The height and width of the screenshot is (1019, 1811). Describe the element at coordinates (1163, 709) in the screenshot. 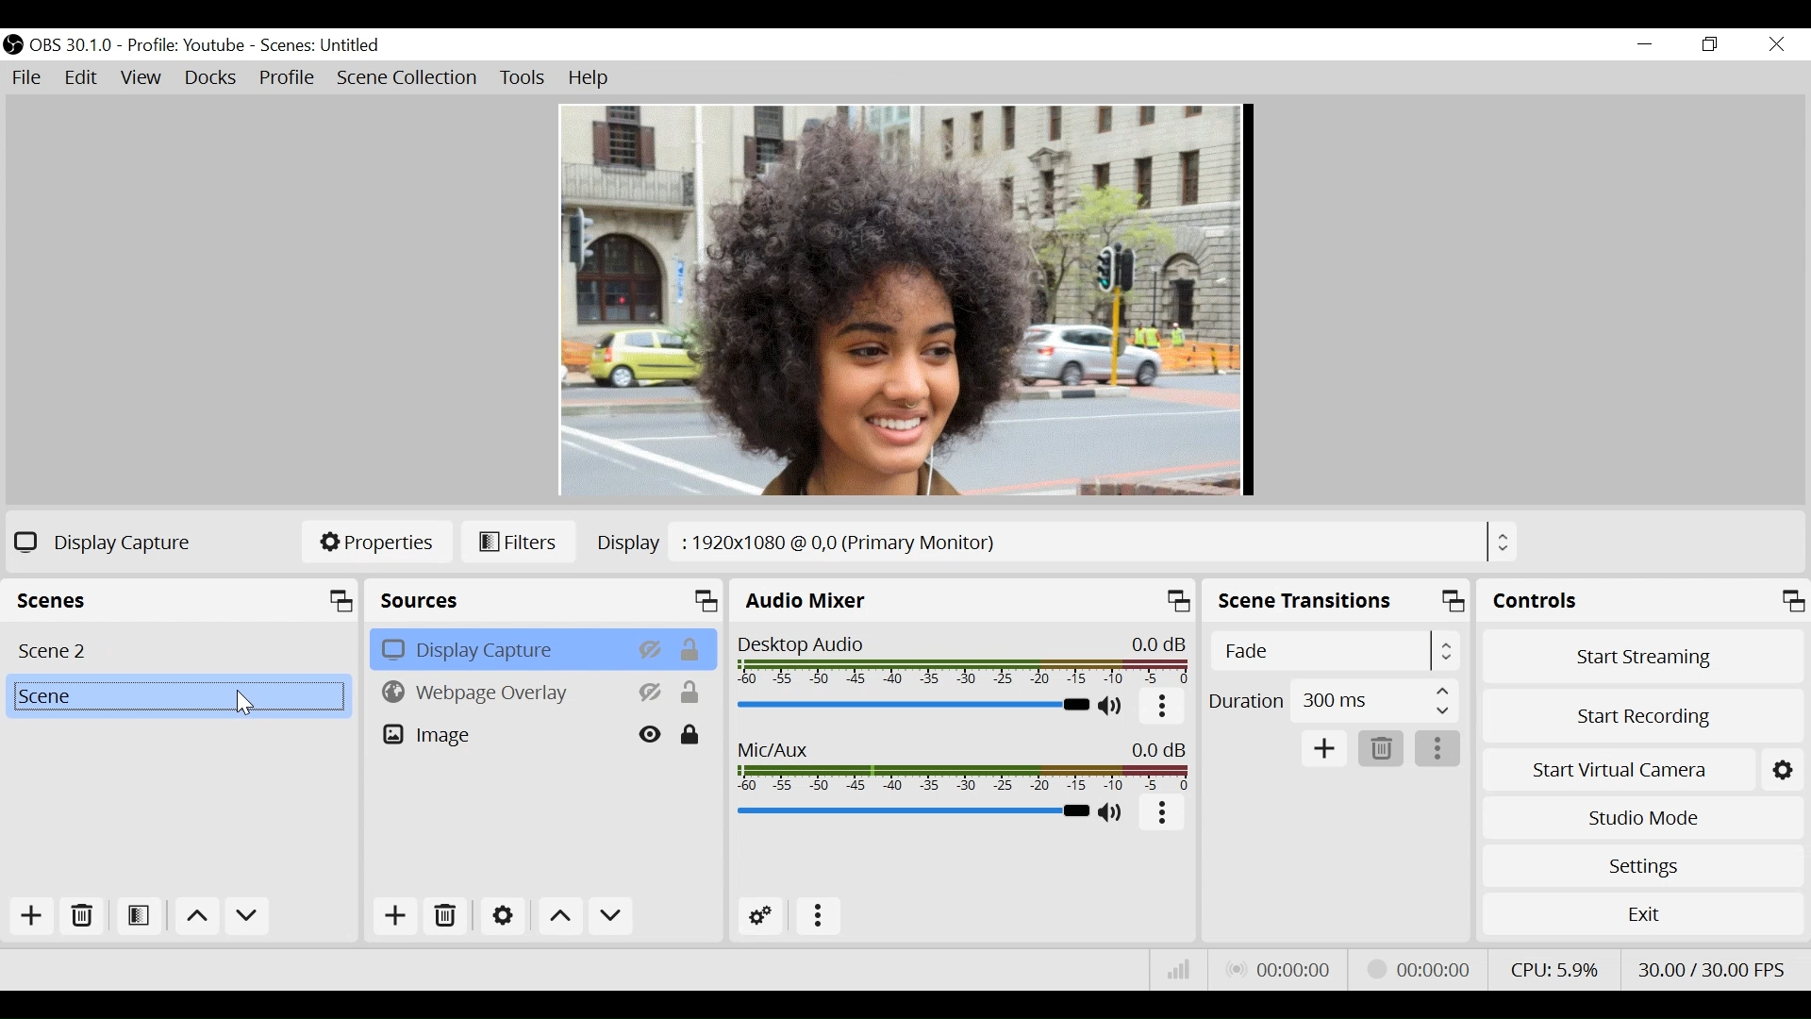

I see `More Options` at that location.